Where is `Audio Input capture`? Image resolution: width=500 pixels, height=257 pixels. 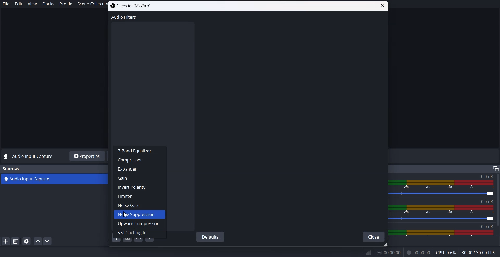
Audio Input capture is located at coordinates (486, 177).